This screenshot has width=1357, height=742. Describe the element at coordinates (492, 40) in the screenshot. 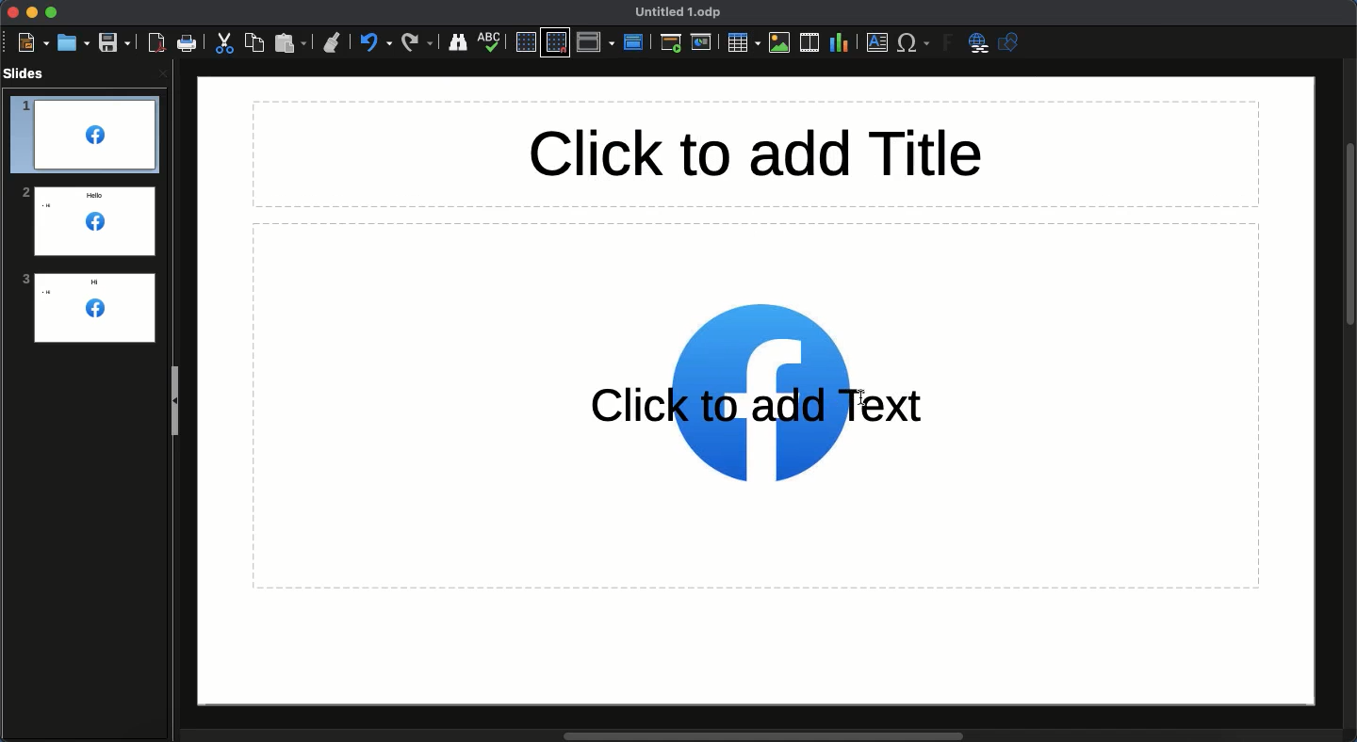

I see `Spelling` at that location.